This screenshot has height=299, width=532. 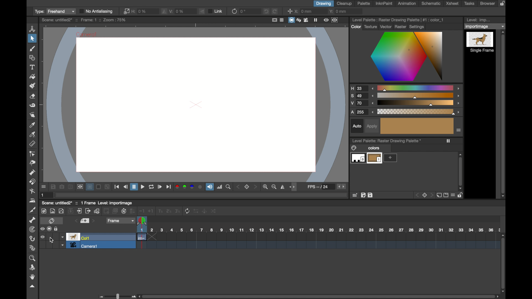 I want to click on soundtrack, so click(x=210, y=187).